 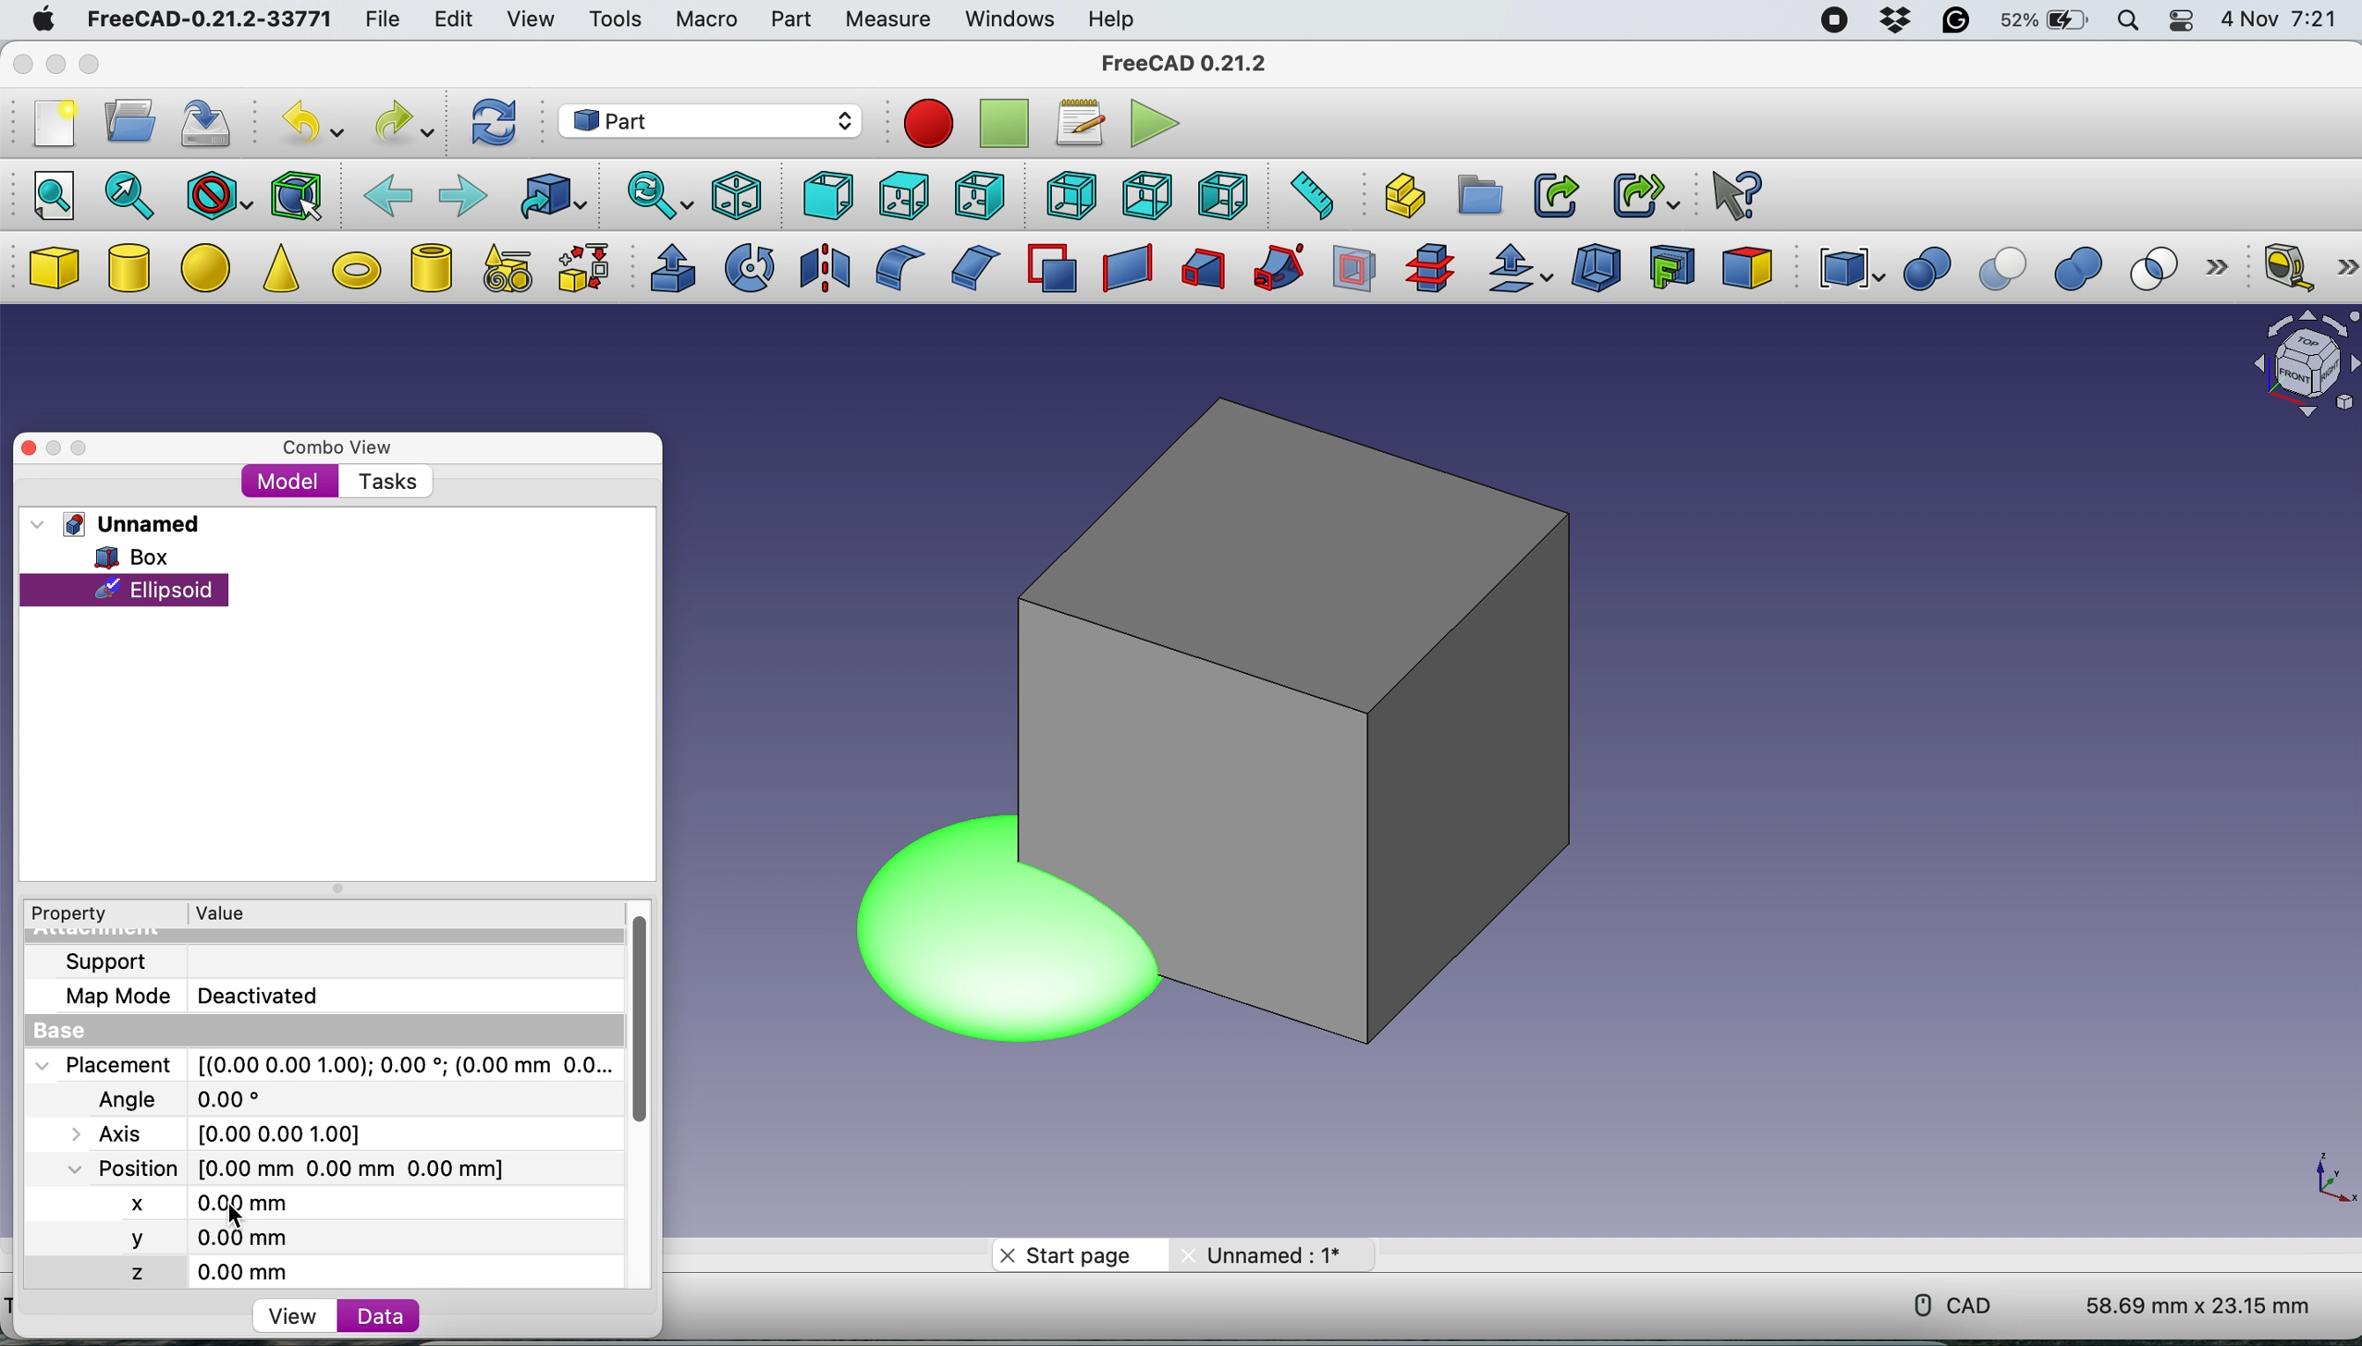 What do you see at coordinates (227, 1132) in the screenshot?
I see `Axis [0.00 0.00 1.00]` at bounding box center [227, 1132].